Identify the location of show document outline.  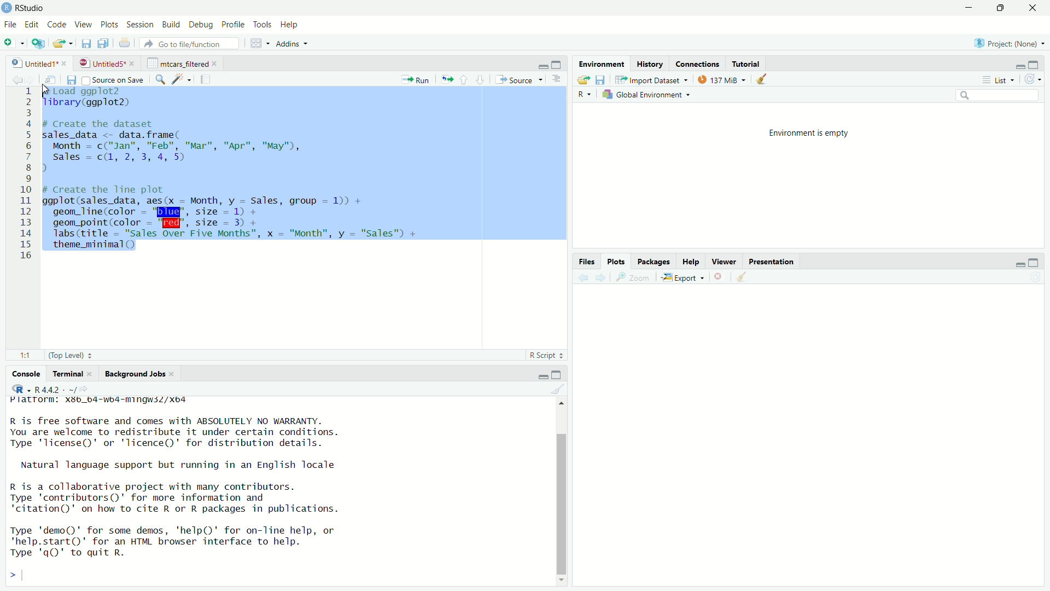
(557, 80).